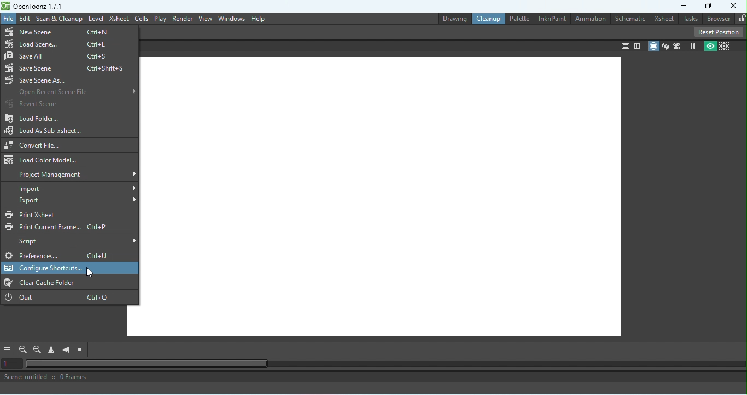 This screenshot has width=747, height=395. I want to click on Animation, so click(589, 17).